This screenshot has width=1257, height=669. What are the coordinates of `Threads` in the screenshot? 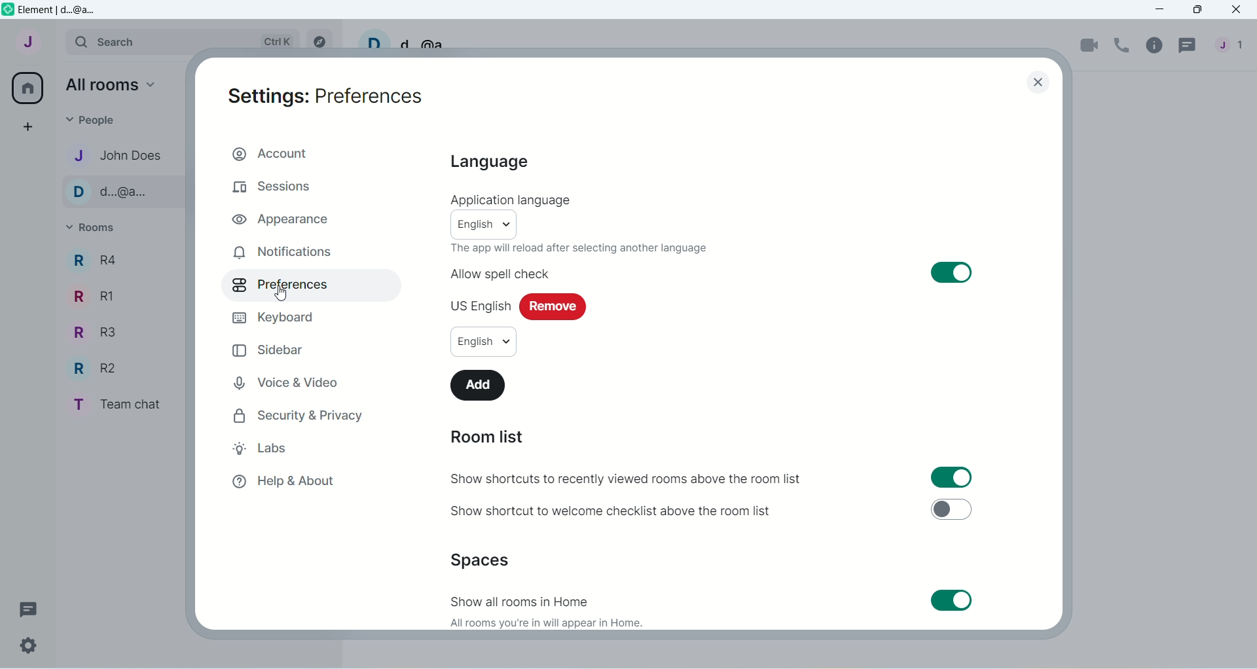 It's located at (35, 609).